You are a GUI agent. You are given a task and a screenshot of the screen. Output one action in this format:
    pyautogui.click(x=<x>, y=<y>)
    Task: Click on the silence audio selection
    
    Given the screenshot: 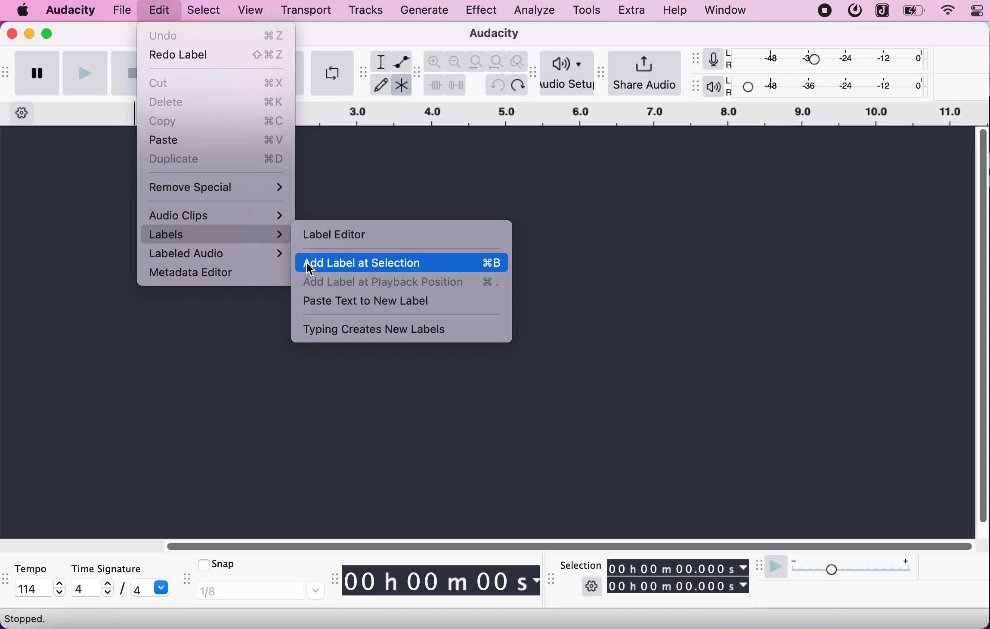 What is the action you would take?
    pyautogui.click(x=456, y=84)
    